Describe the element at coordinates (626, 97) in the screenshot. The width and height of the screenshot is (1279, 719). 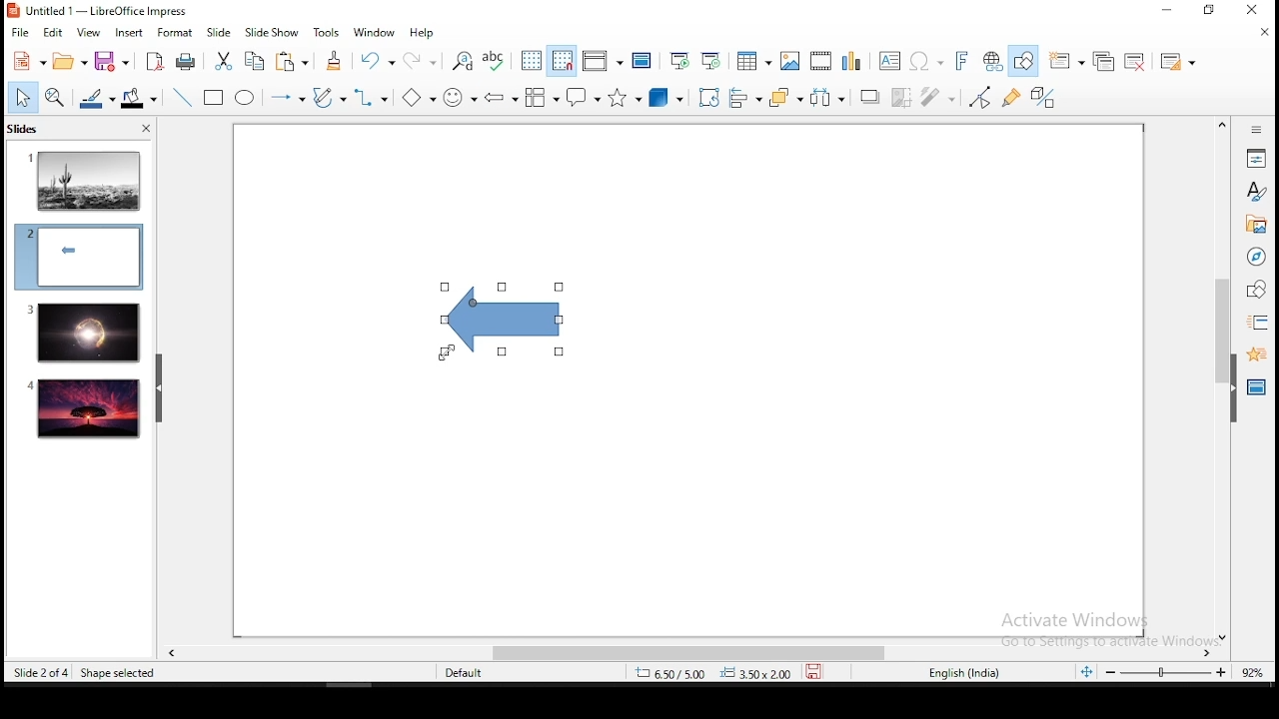
I see `stars and banners` at that location.